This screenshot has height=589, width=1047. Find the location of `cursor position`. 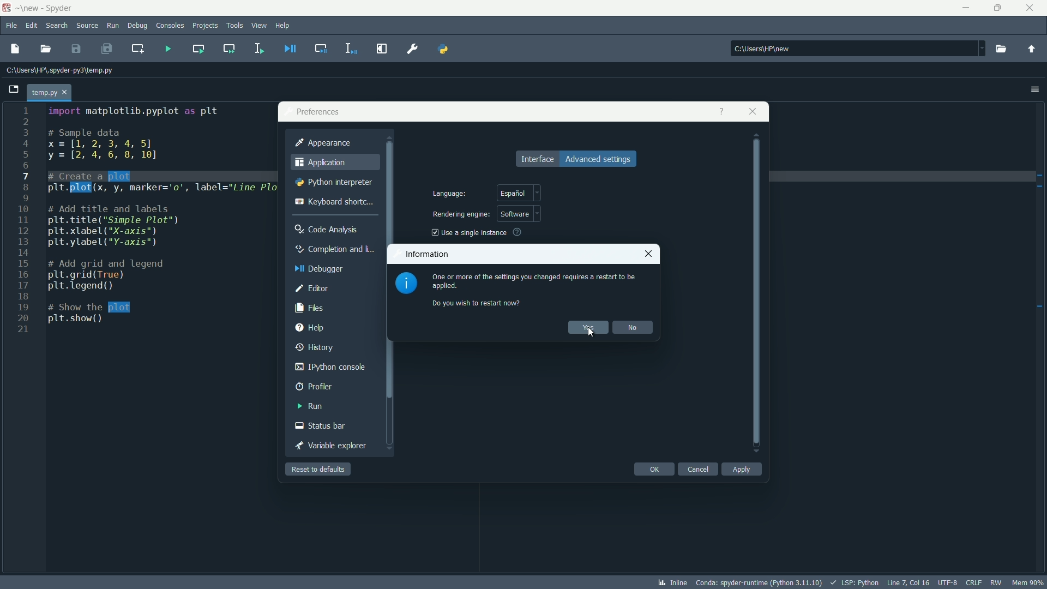

cursor position is located at coordinates (907, 582).